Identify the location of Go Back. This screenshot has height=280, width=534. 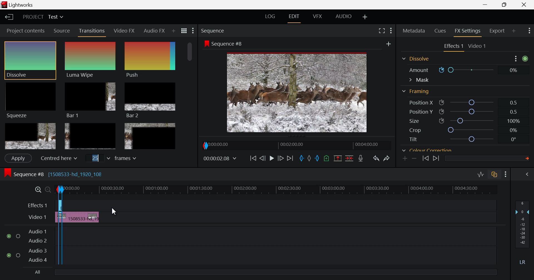
(262, 158).